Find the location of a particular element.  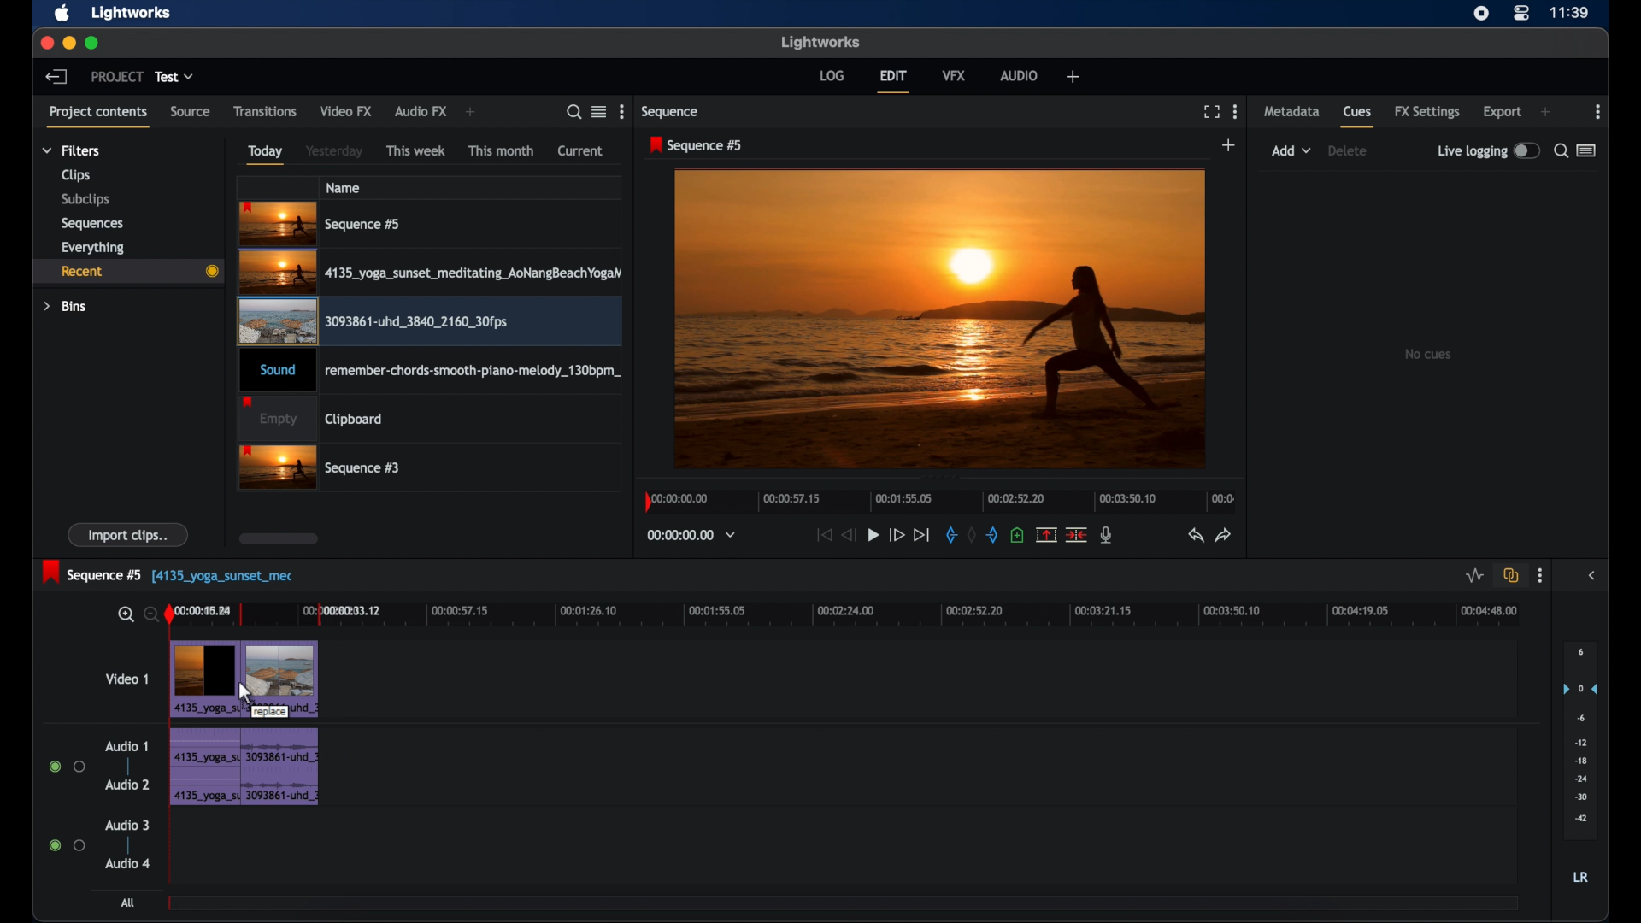

sidebar is located at coordinates (1591, 576).